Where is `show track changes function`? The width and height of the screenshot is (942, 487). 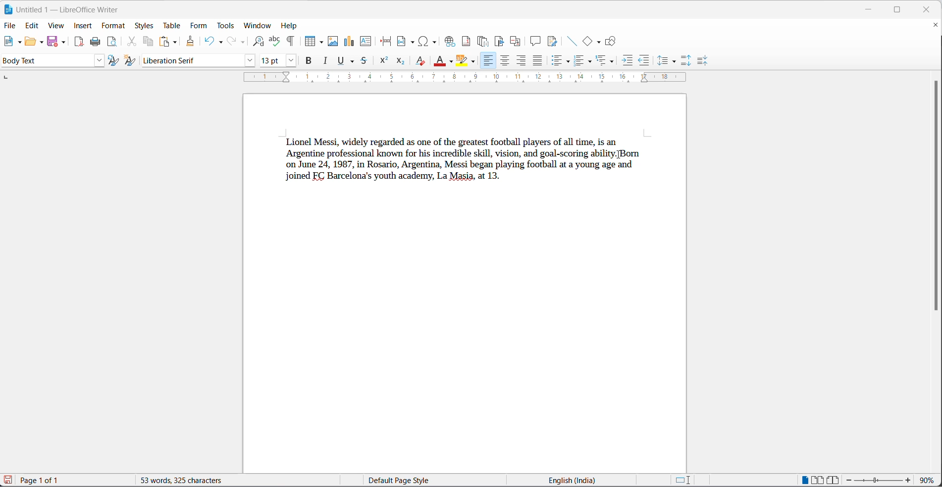
show track changes function is located at coordinates (553, 42).